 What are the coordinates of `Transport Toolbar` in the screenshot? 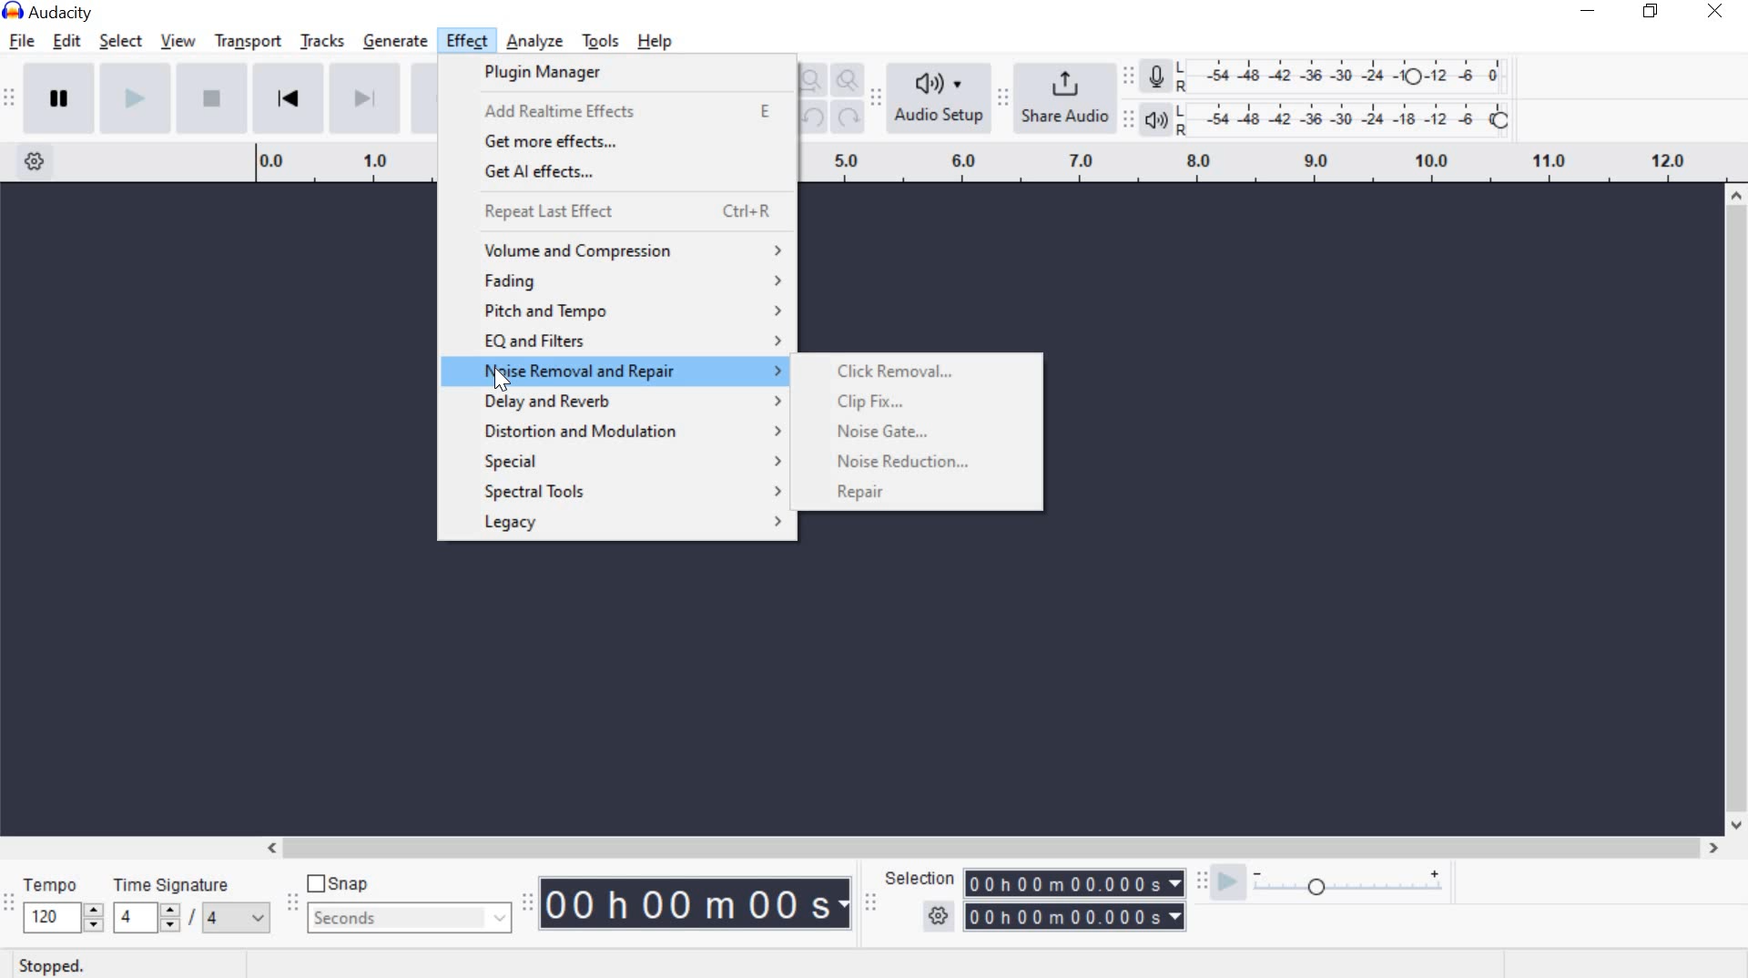 It's located at (11, 100).